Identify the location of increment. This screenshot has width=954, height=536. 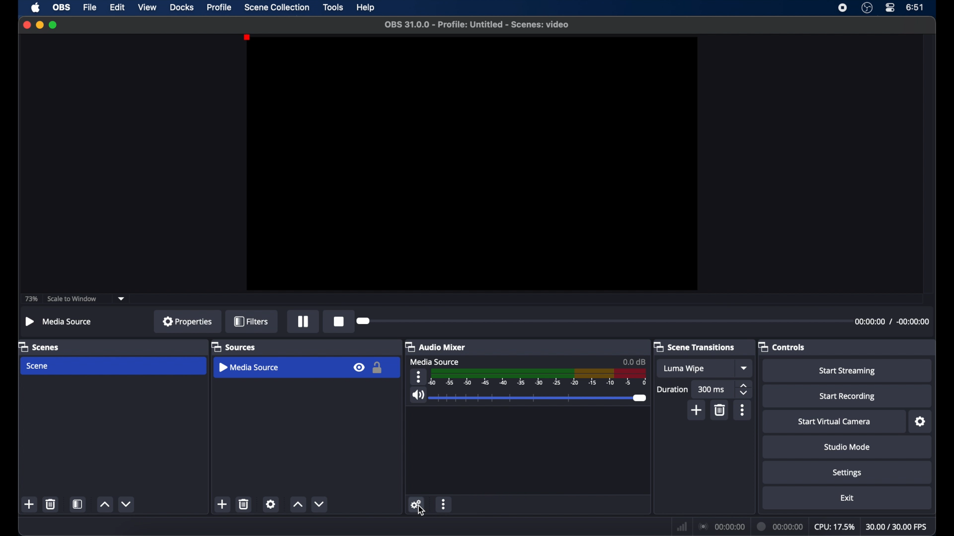
(298, 505).